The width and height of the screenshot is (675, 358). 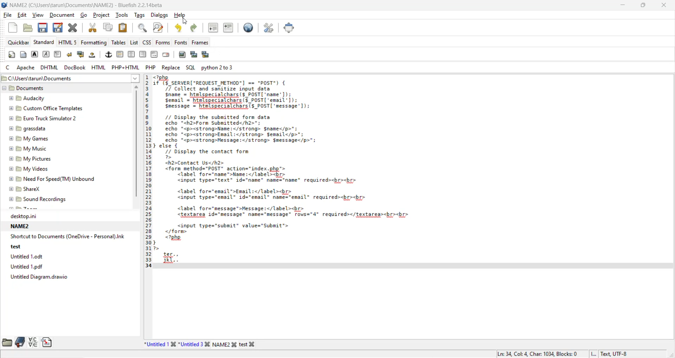 I want to click on formatting, so click(x=95, y=43).